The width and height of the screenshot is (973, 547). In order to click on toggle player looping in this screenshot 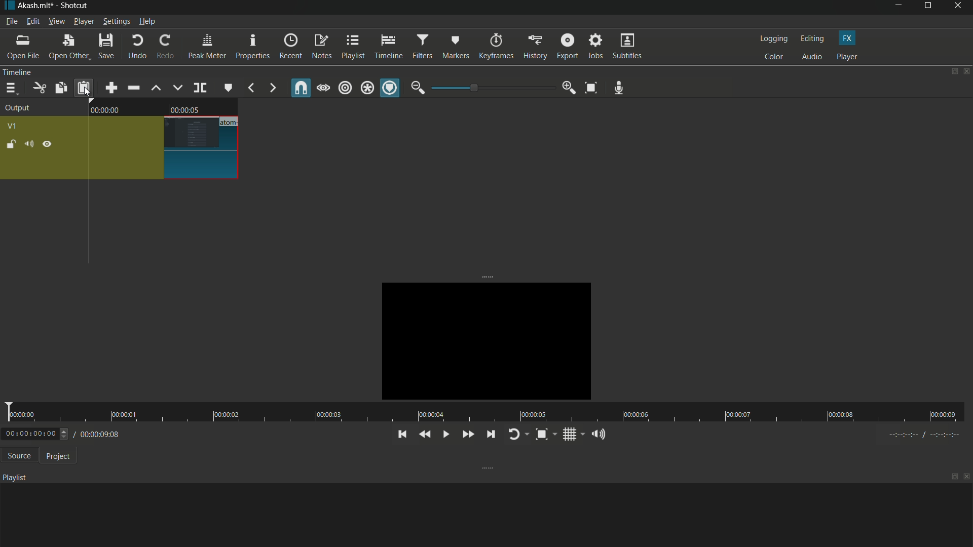, I will do `click(516, 435)`.